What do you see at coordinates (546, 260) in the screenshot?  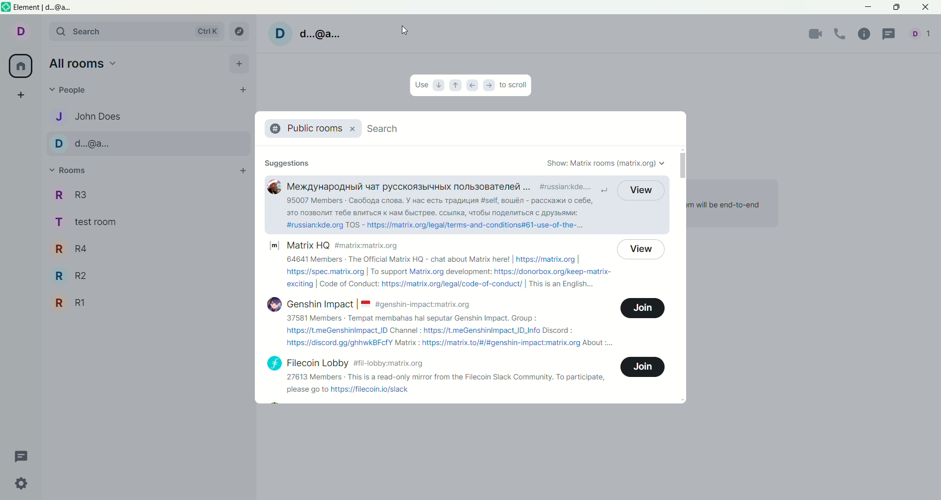 I see `https://matrix.org` at bounding box center [546, 260].